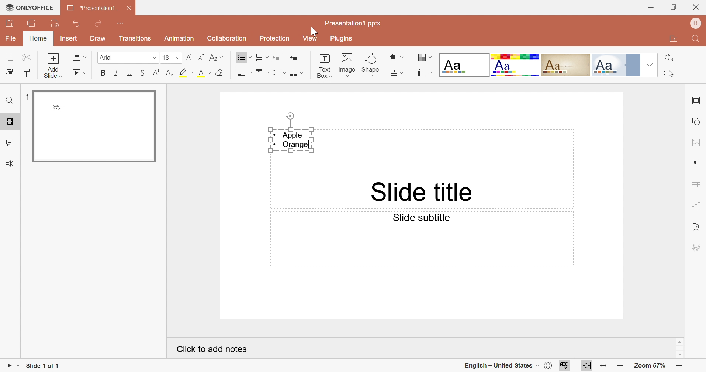 Image resolution: width=706 pixels, height=372 pixels. What do you see at coordinates (696, 208) in the screenshot?
I see `chart settings` at bounding box center [696, 208].